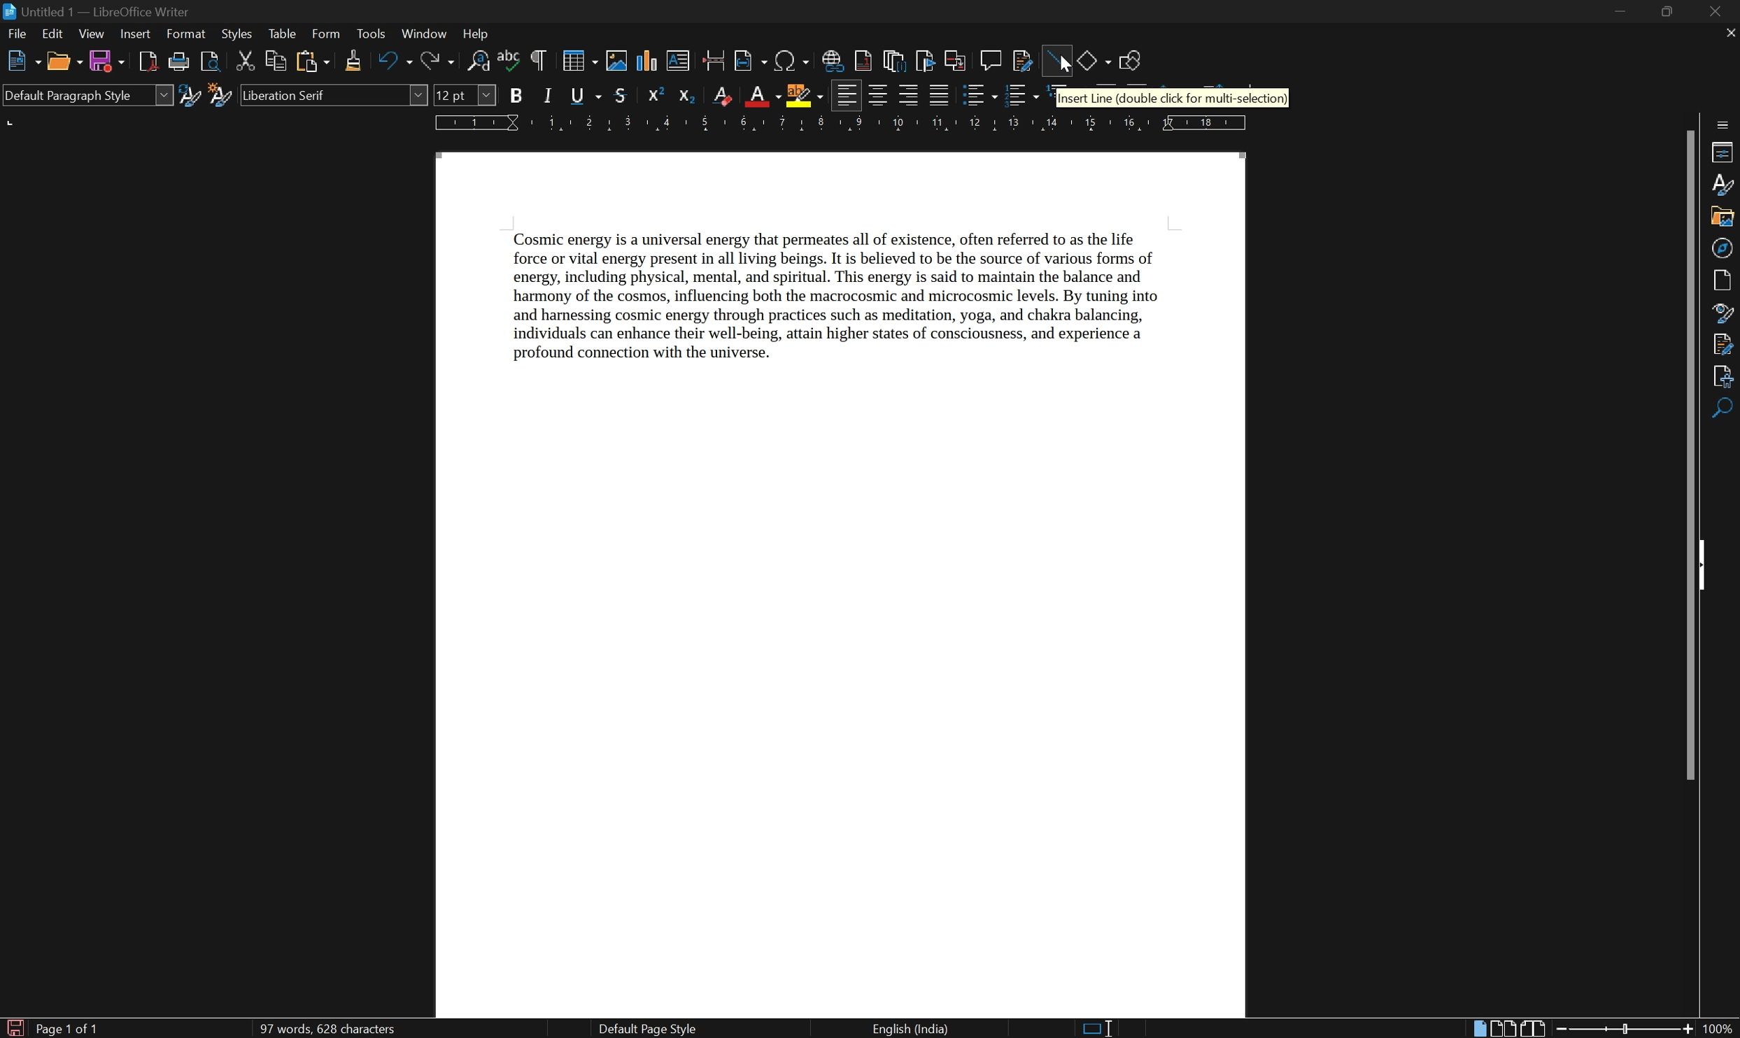  Describe the element at coordinates (957, 61) in the screenshot. I see `insert cross reference` at that location.